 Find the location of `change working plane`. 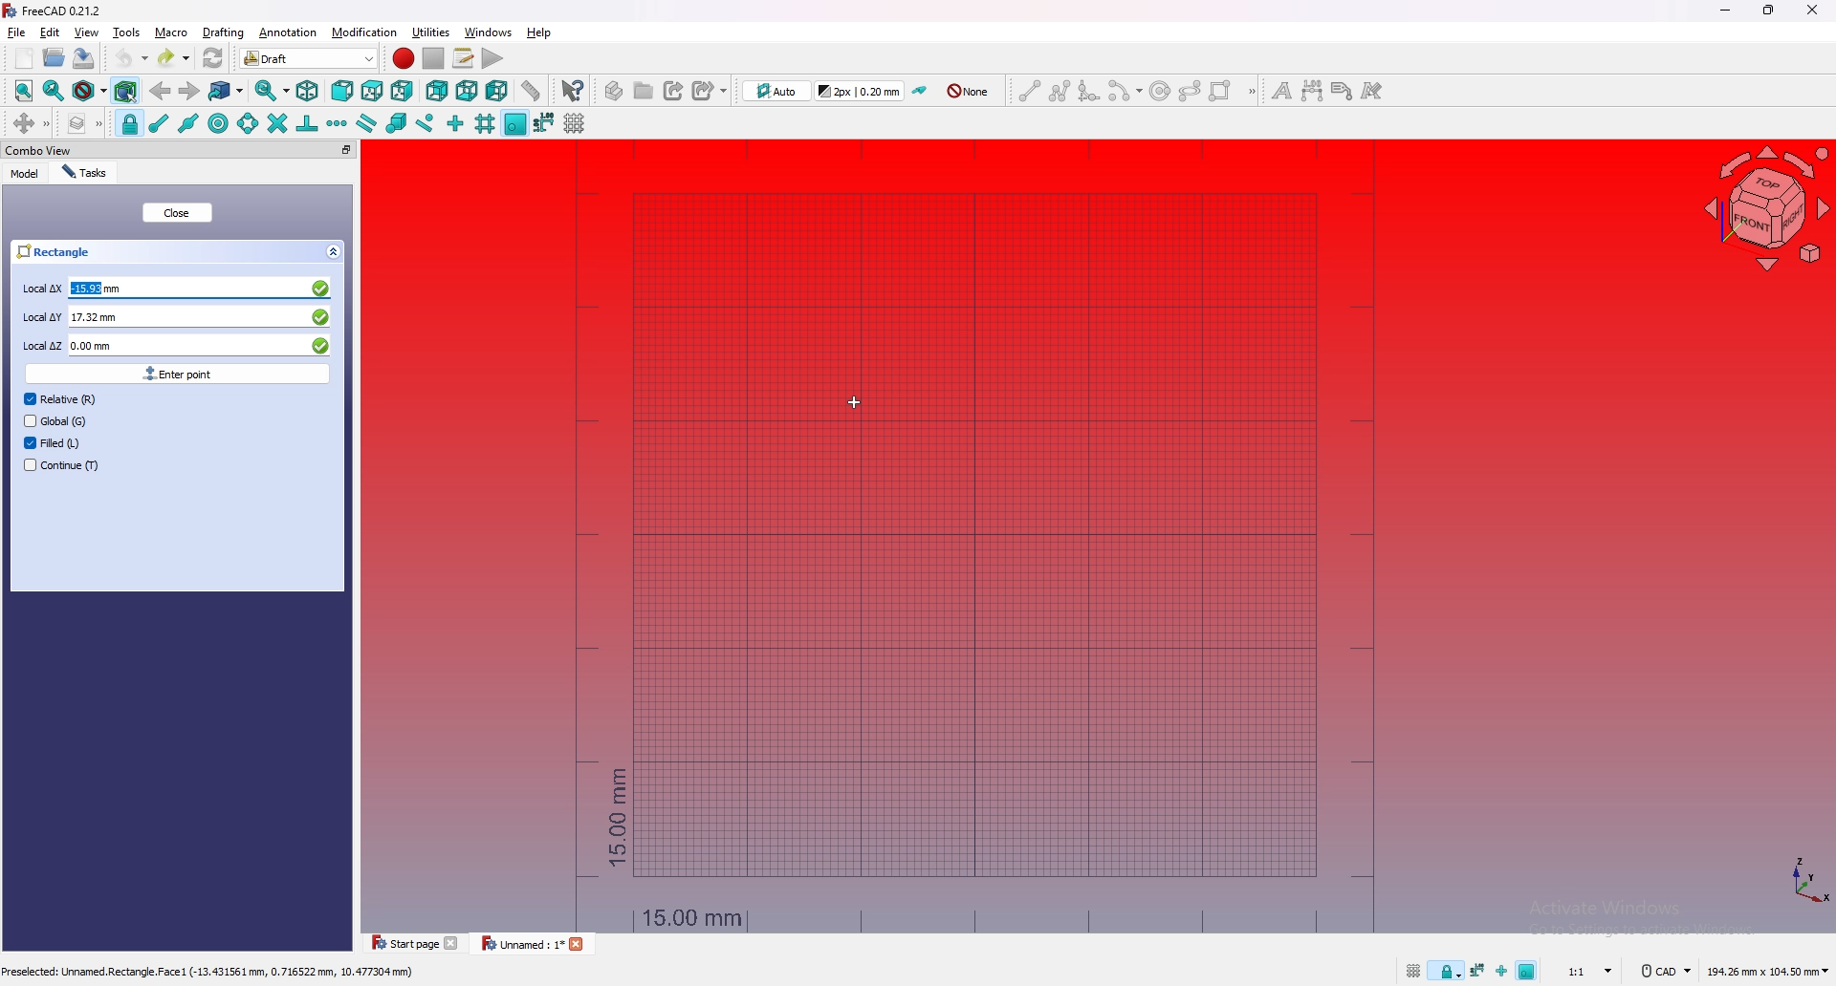

change working plane is located at coordinates (776, 90).